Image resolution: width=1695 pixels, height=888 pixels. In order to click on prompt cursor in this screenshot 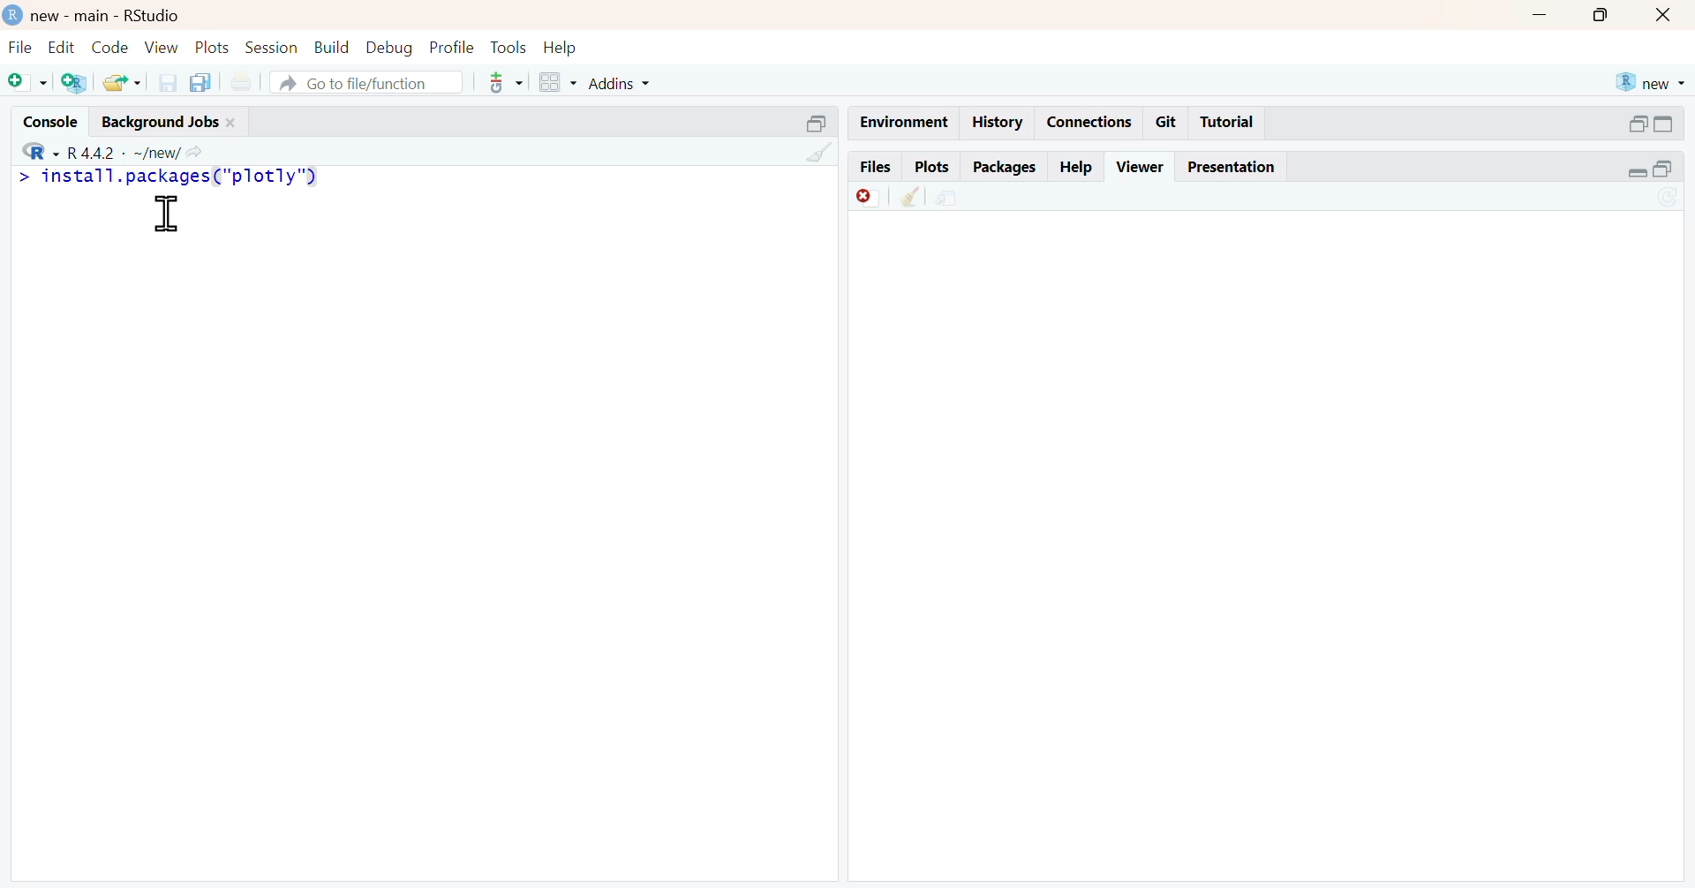, I will do `click(16, 178)`.